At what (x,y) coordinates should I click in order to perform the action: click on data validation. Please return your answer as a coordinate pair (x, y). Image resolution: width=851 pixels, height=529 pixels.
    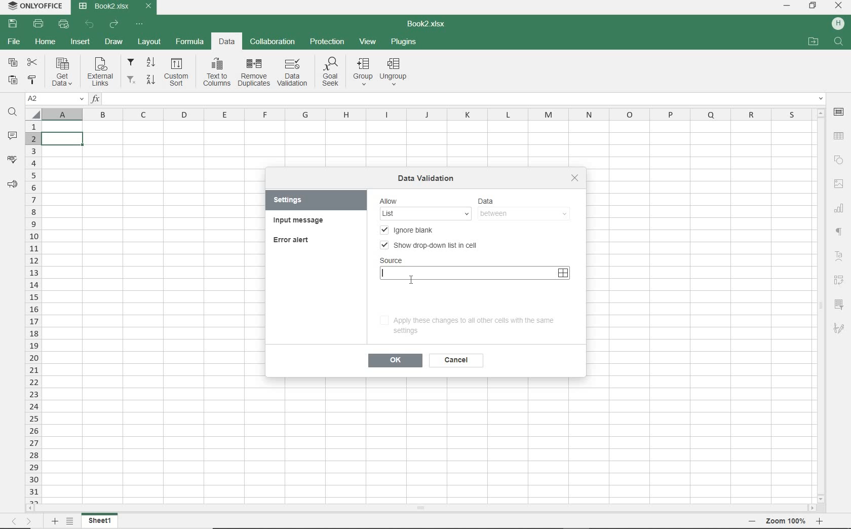
    Looking at the image, I should click on (292, 71).